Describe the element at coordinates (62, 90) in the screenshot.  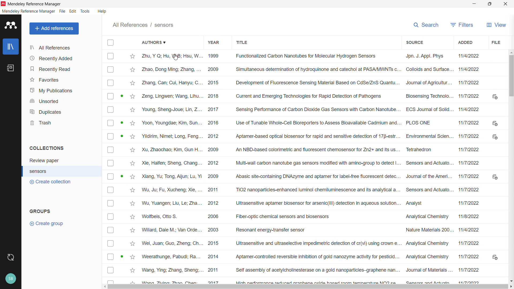
I see `Publications ` at that location.